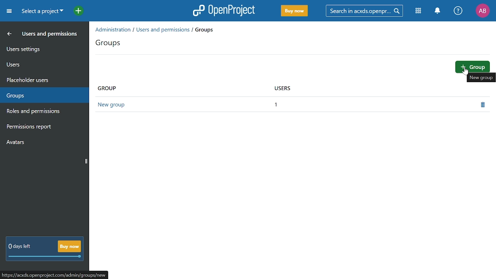 The height and width of the screenshot is (279, 496). Describe the element at coordinates (224, 10) in the screenshot. I see `OpenProject logo` at that location.